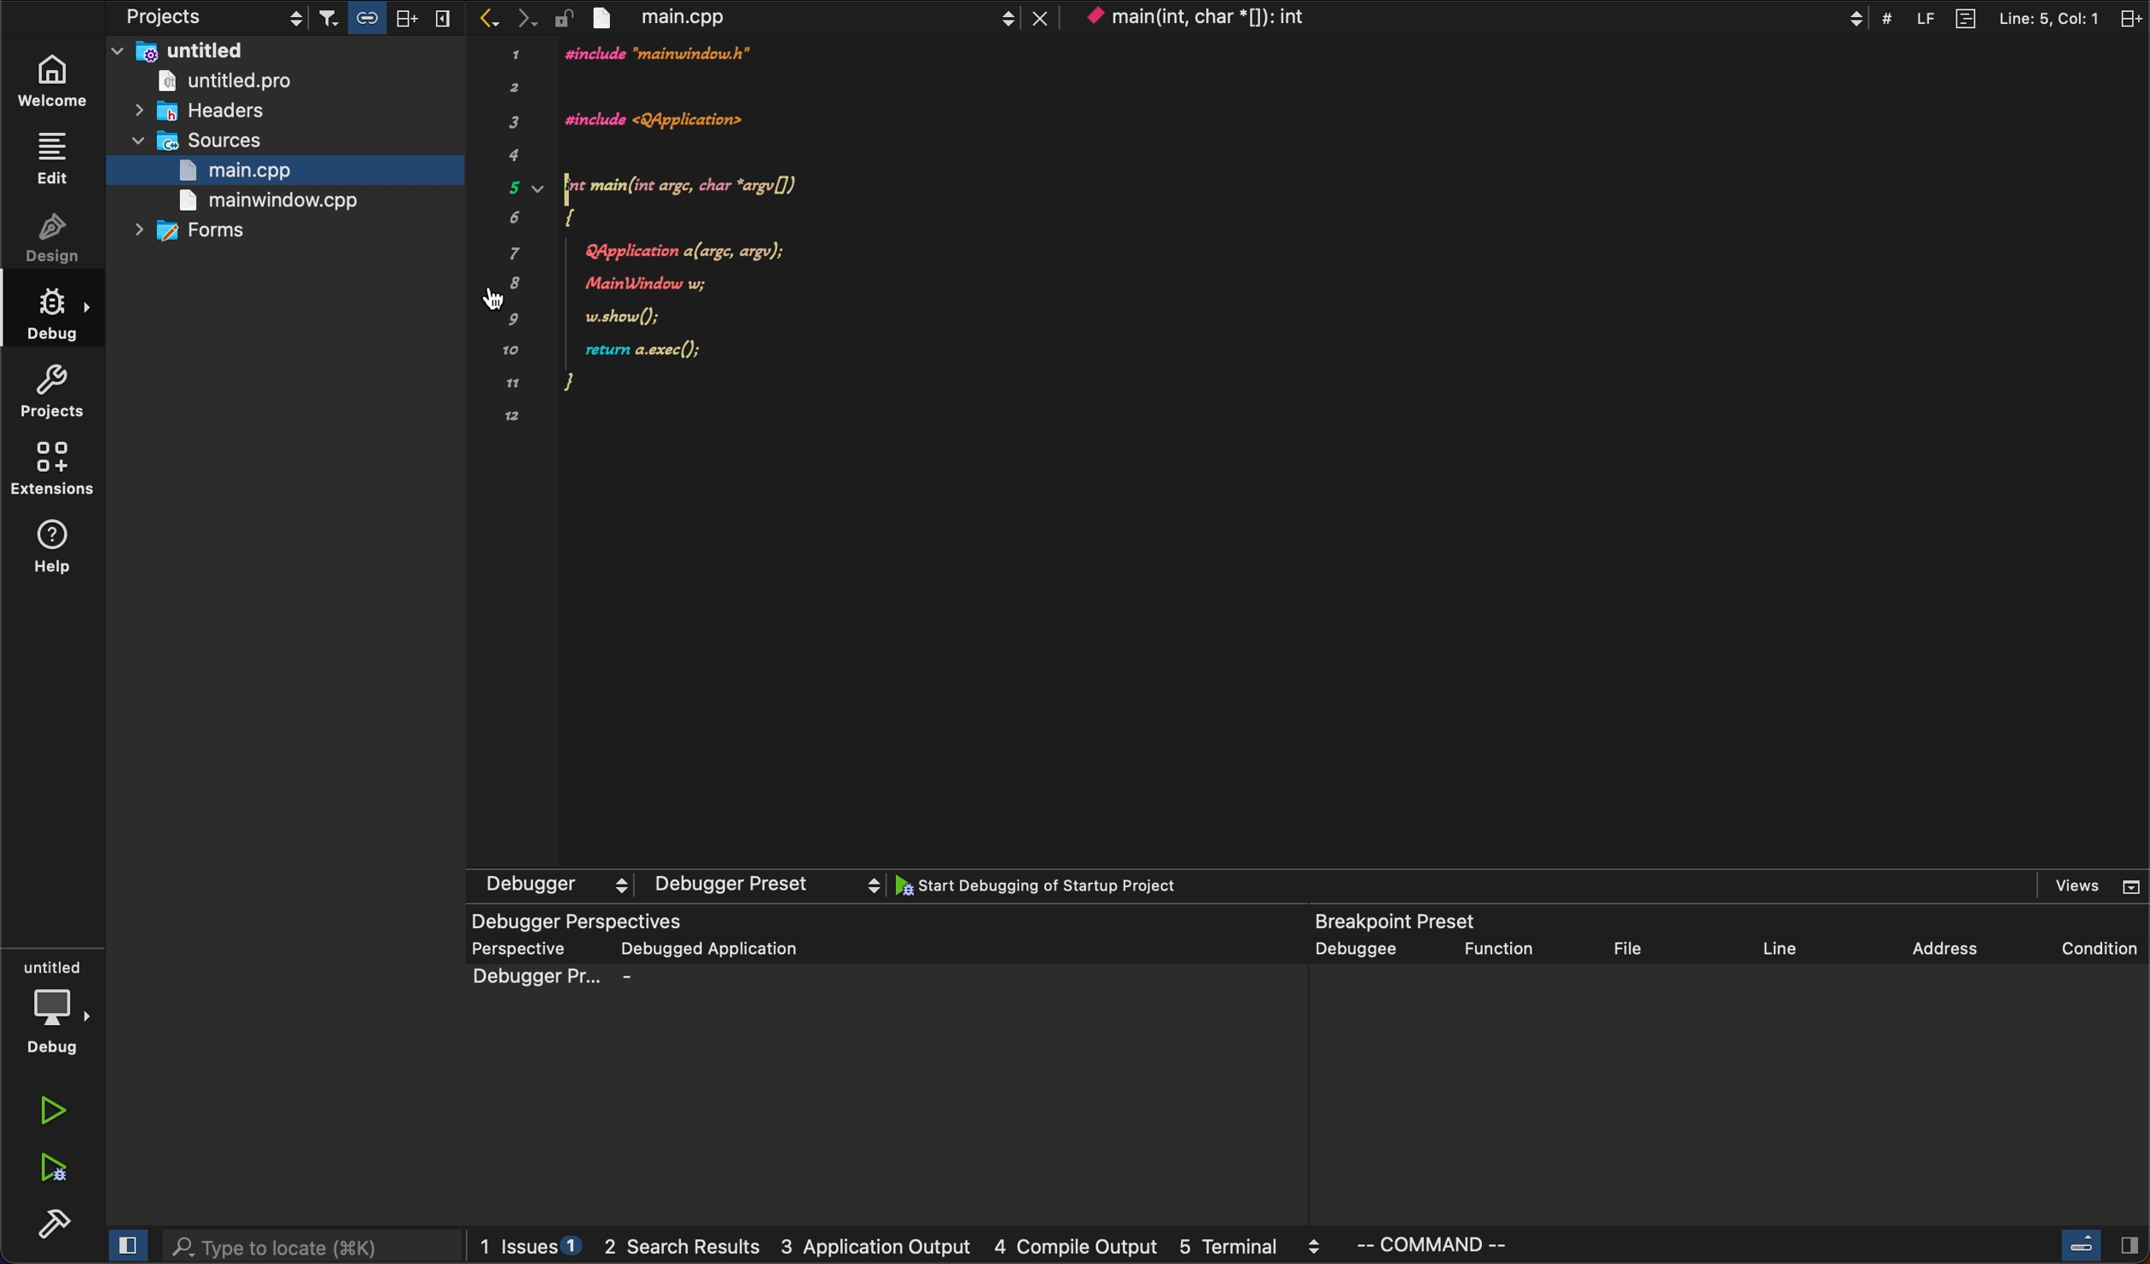 The height and width of the screenshot is (1264, 2150). What do you see at coordinates (219, 111) in the screenshot?
I see `headers` at bounding box center [219, 111].